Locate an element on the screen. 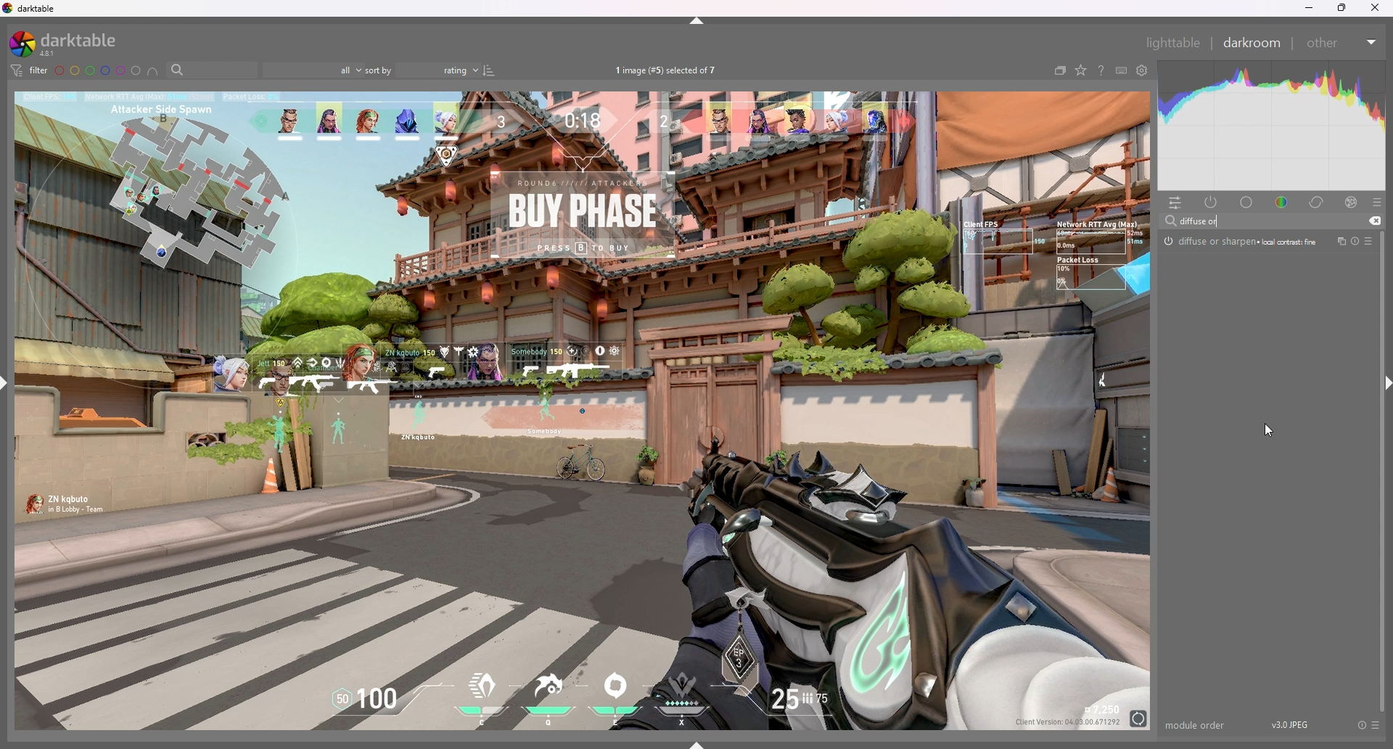 This screenshot has width=1393, height=749. version is located at coordinates (1294, 724).